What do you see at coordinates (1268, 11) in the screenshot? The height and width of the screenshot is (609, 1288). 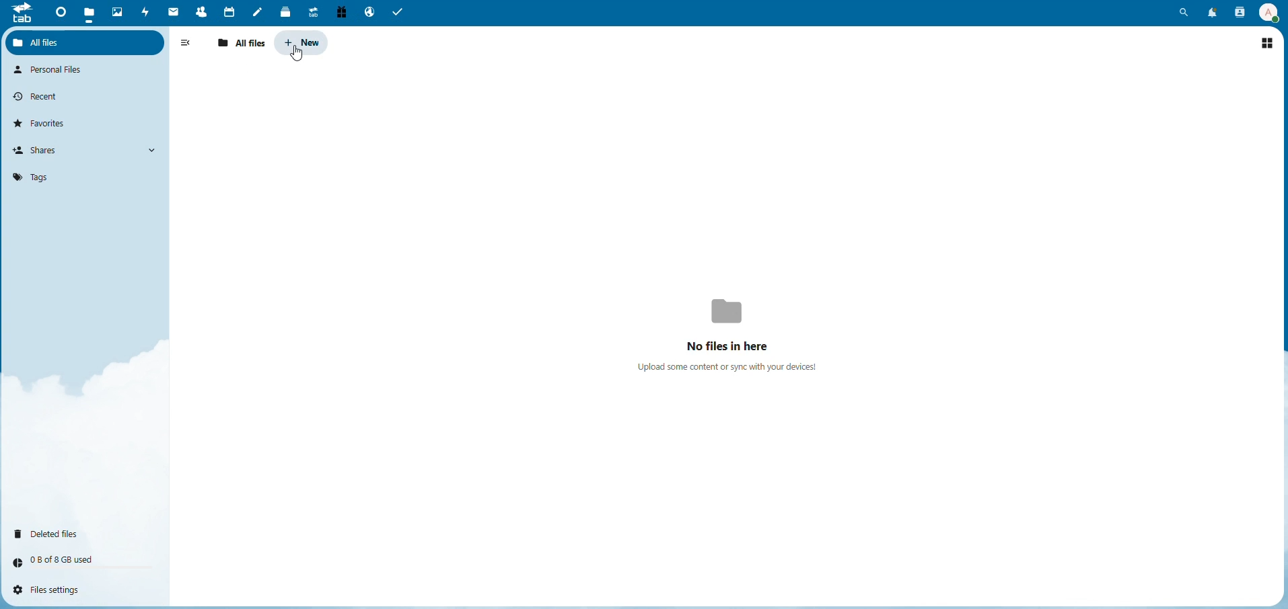 I see `Profile` at bounding box center [1268, 11].